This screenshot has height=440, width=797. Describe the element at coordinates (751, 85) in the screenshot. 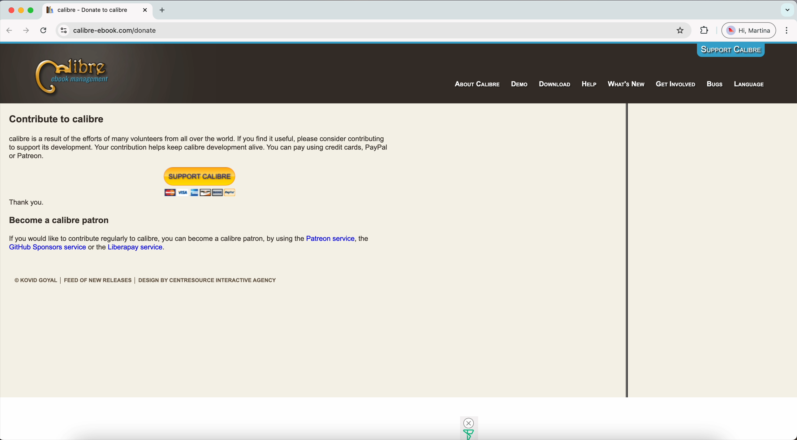

I see `Language` at that location.